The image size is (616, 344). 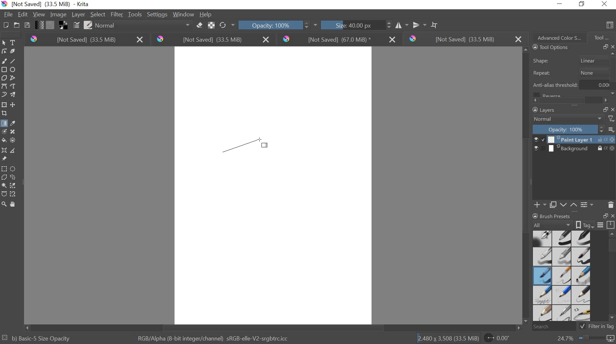 What do you see at coordinates (52, 24) in the screenshot?
I see `FILL PATTERNS` at bounding box center [52, 24].